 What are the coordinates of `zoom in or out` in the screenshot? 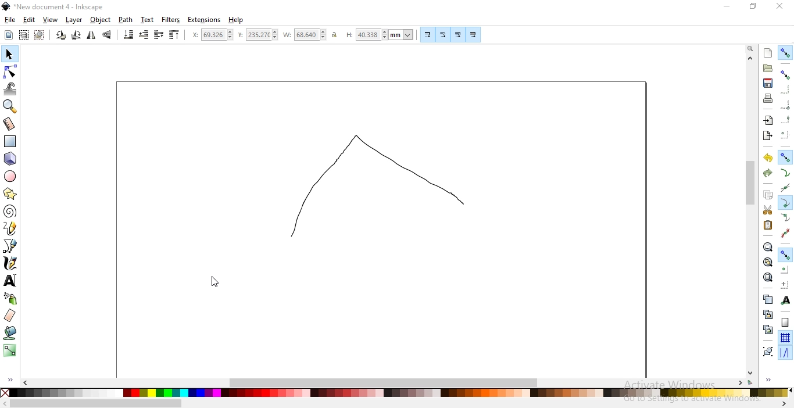 It's located at (9, 106).